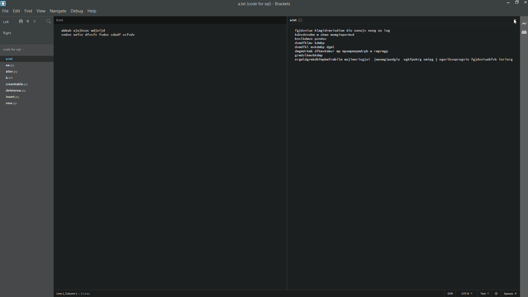 The width and height of the screenshot is (528, 297). What do you see at coordinates (19, 84) in the screenshot?
I see `createtable.py` at bounding box center [19, 84].